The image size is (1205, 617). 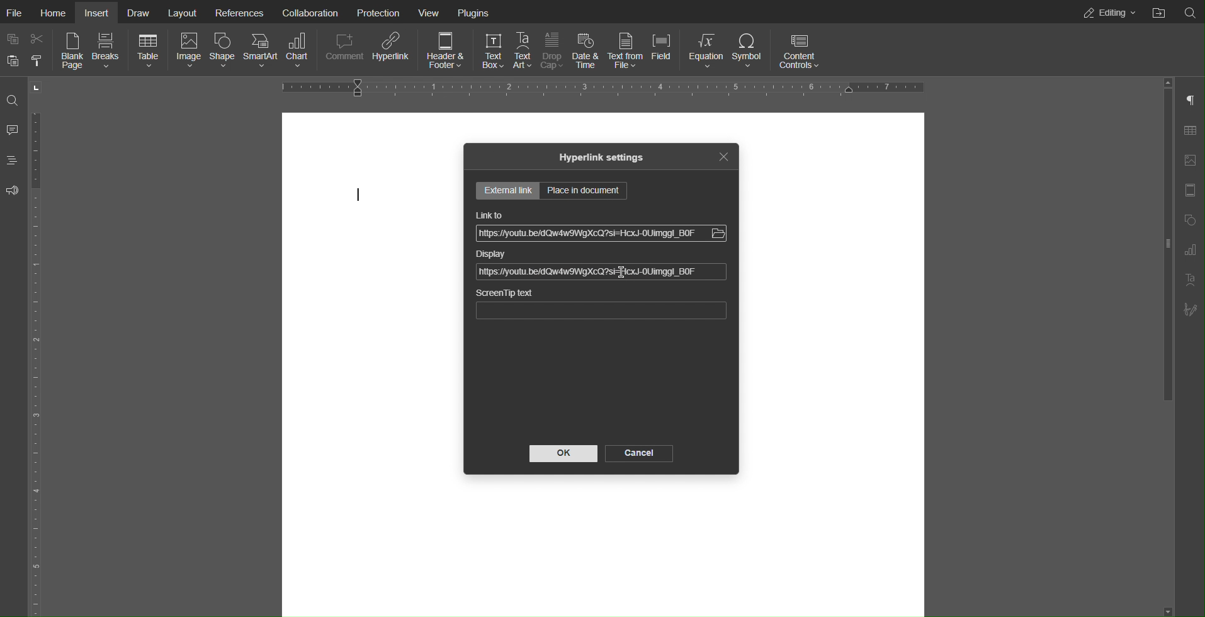 What do you see at coordinates (800, 48) in the screenshot?
I see `Content Controls` at bounding box center [800, 48].